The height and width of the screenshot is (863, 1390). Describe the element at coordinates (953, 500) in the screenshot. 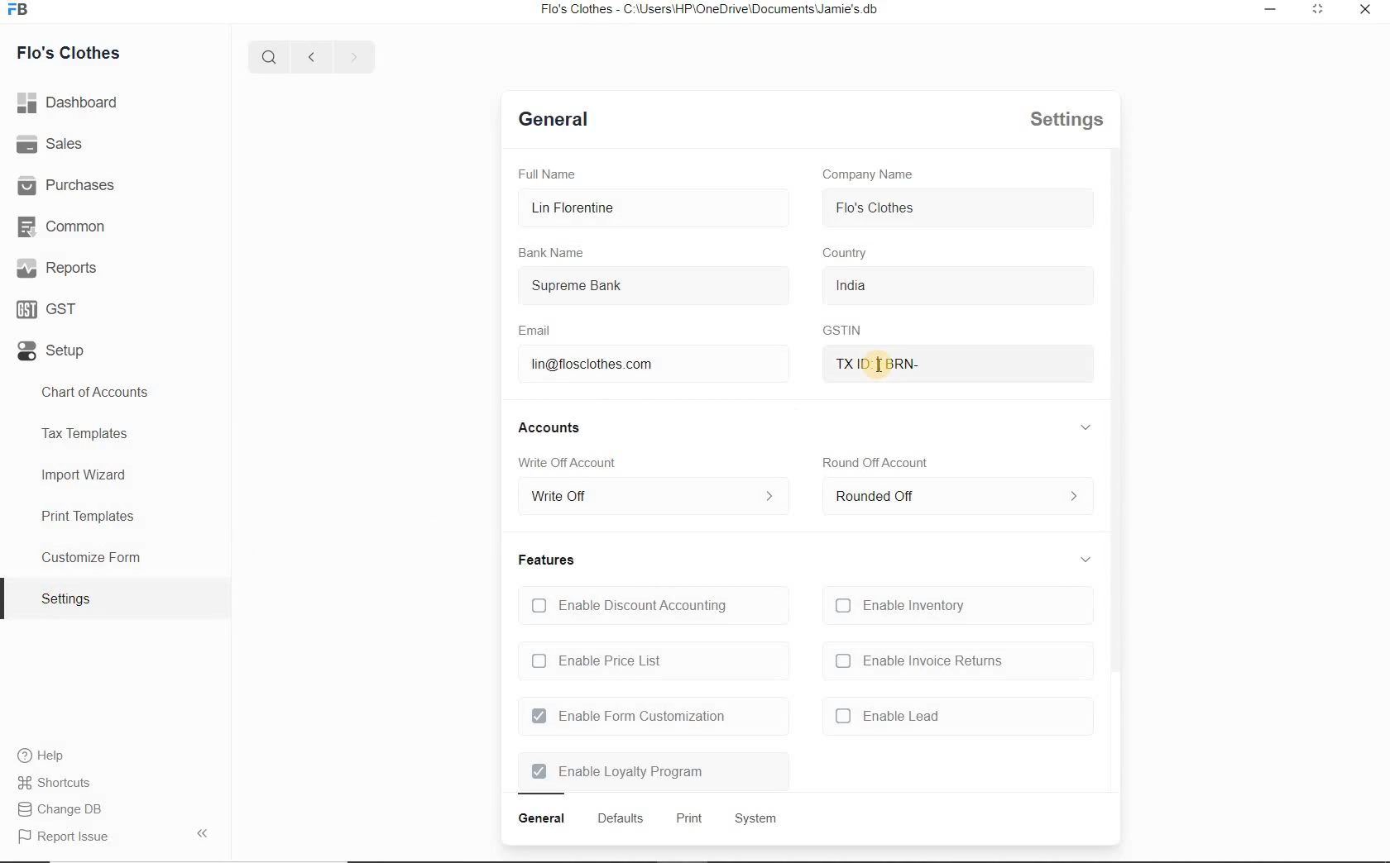

I see `rounded off` at that location.